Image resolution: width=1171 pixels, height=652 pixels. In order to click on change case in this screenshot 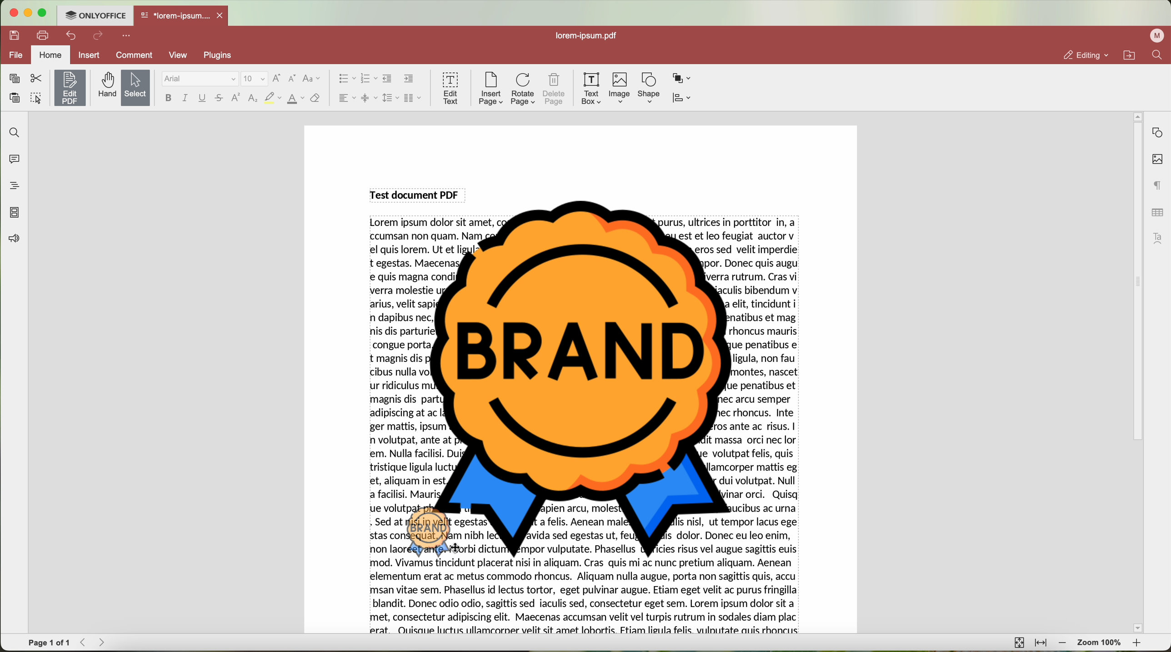, I will do `click(311, 79)`.